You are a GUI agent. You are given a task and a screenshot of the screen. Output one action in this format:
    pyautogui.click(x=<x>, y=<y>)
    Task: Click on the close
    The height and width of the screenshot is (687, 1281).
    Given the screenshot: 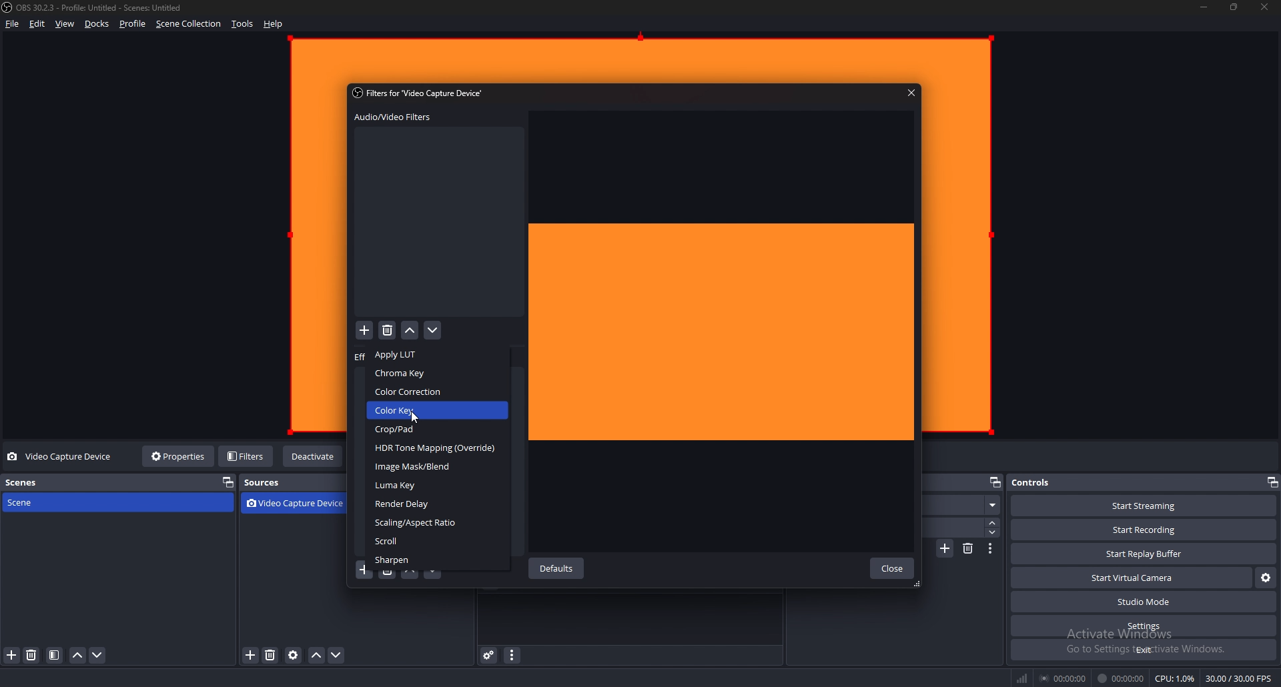 What is the action you would take?
    pyautogui.click(x=1266, y=7)
    